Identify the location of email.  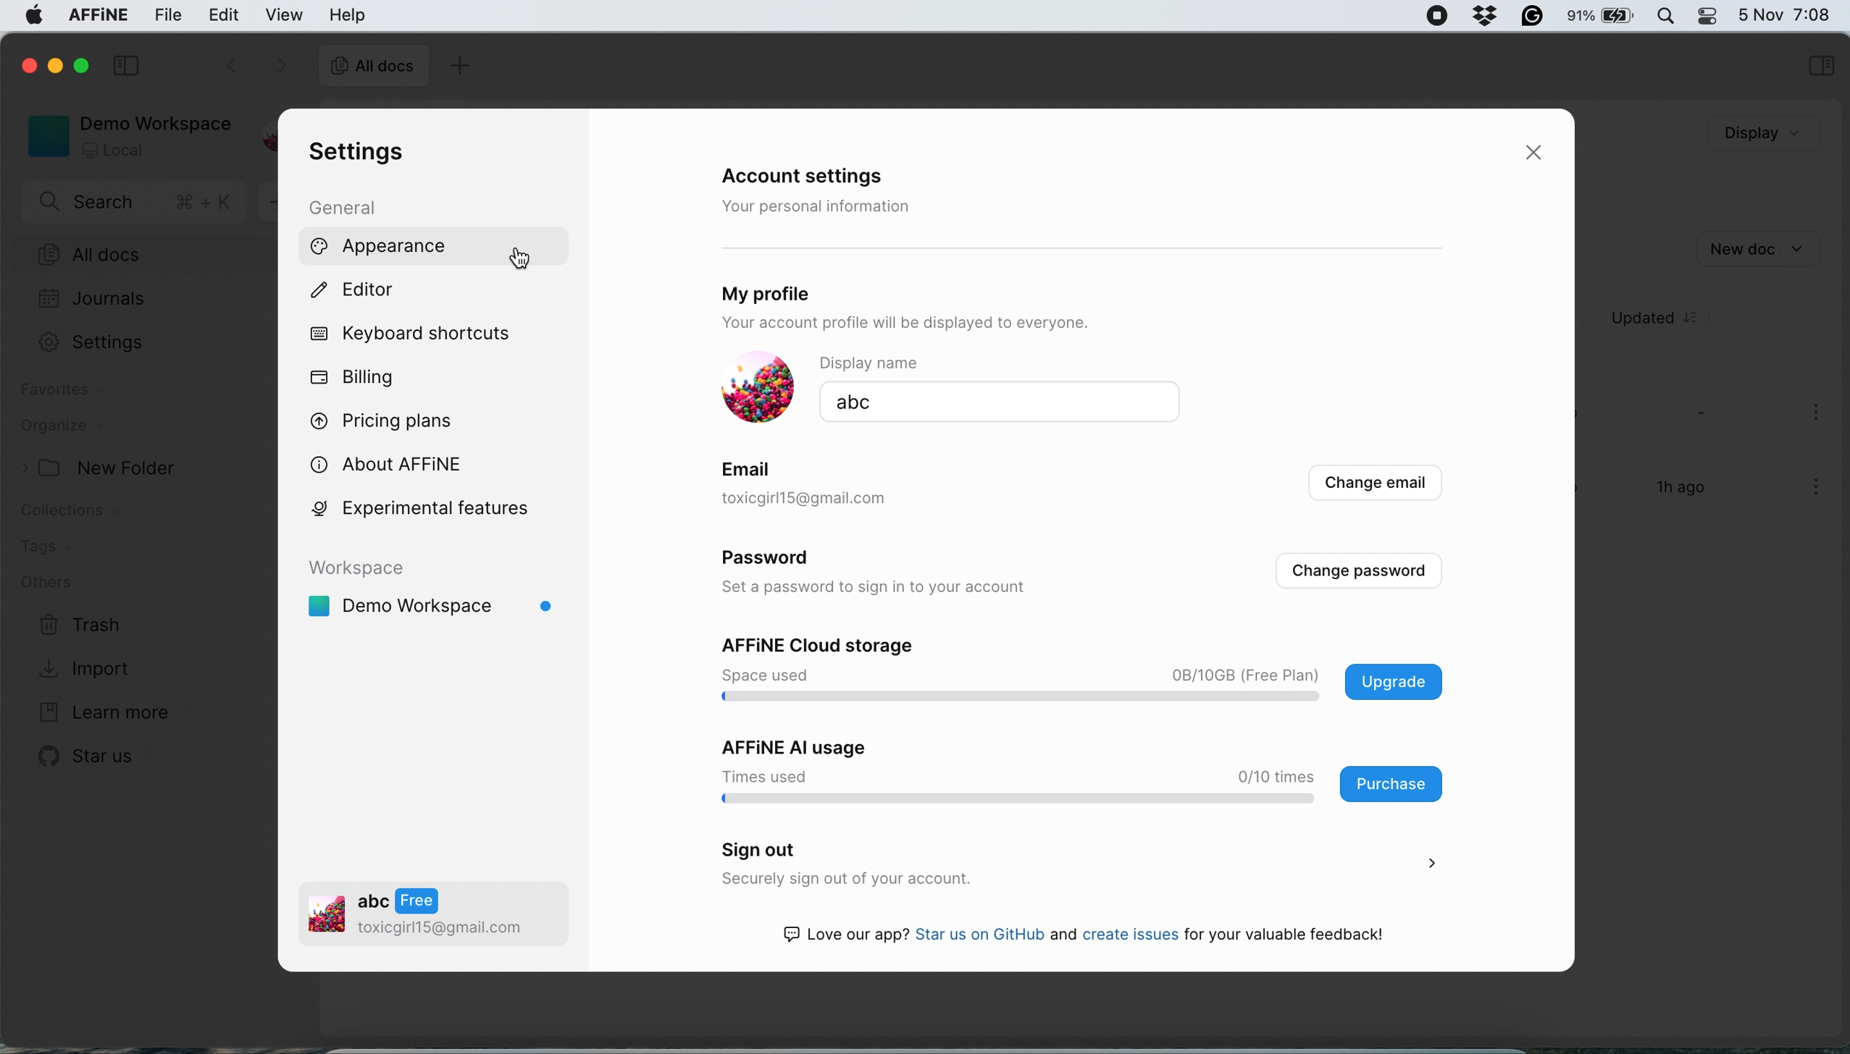
(756, 471).